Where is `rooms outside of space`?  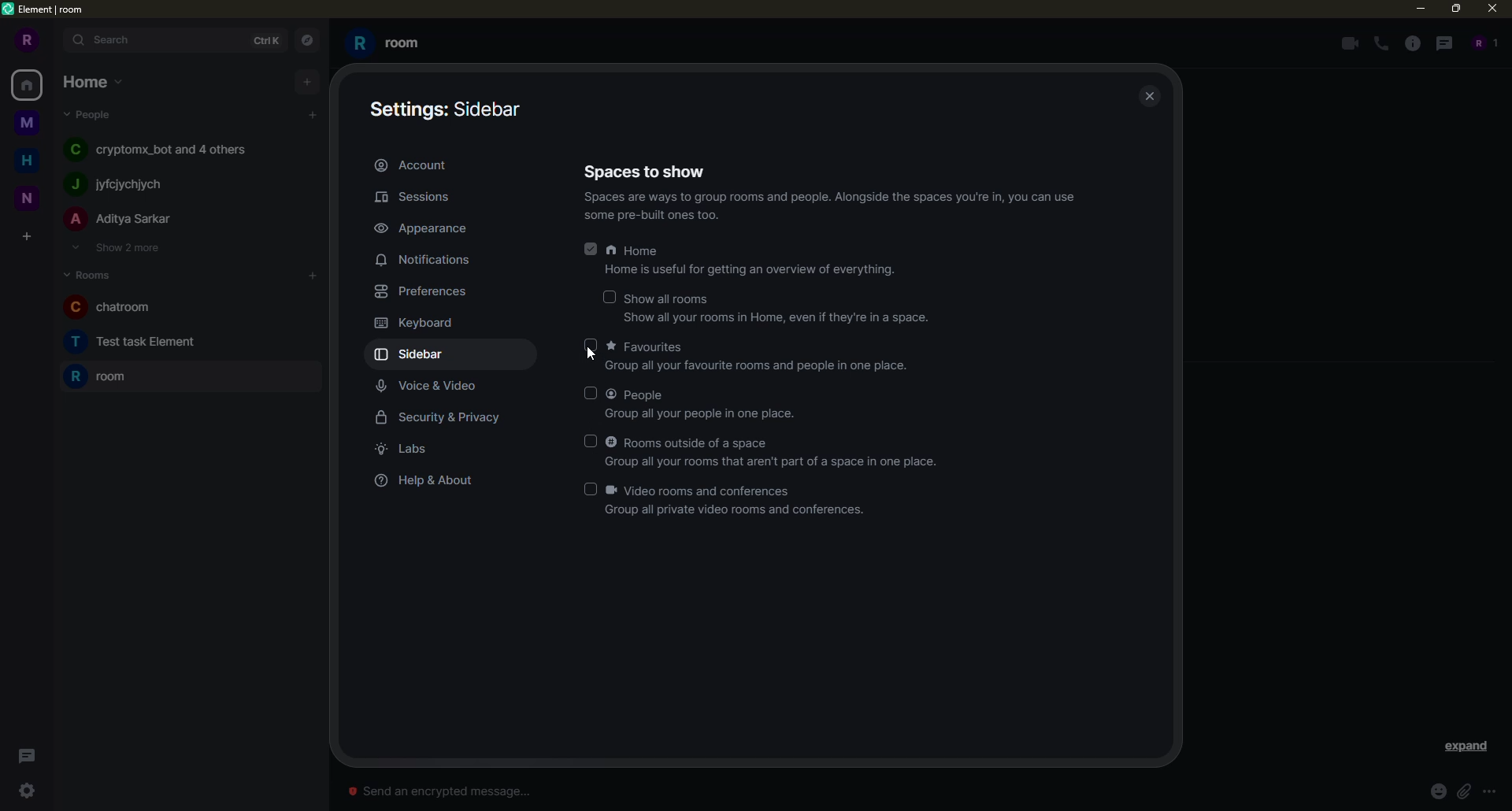 rooms outside of space is located at coordinates (691, 442).